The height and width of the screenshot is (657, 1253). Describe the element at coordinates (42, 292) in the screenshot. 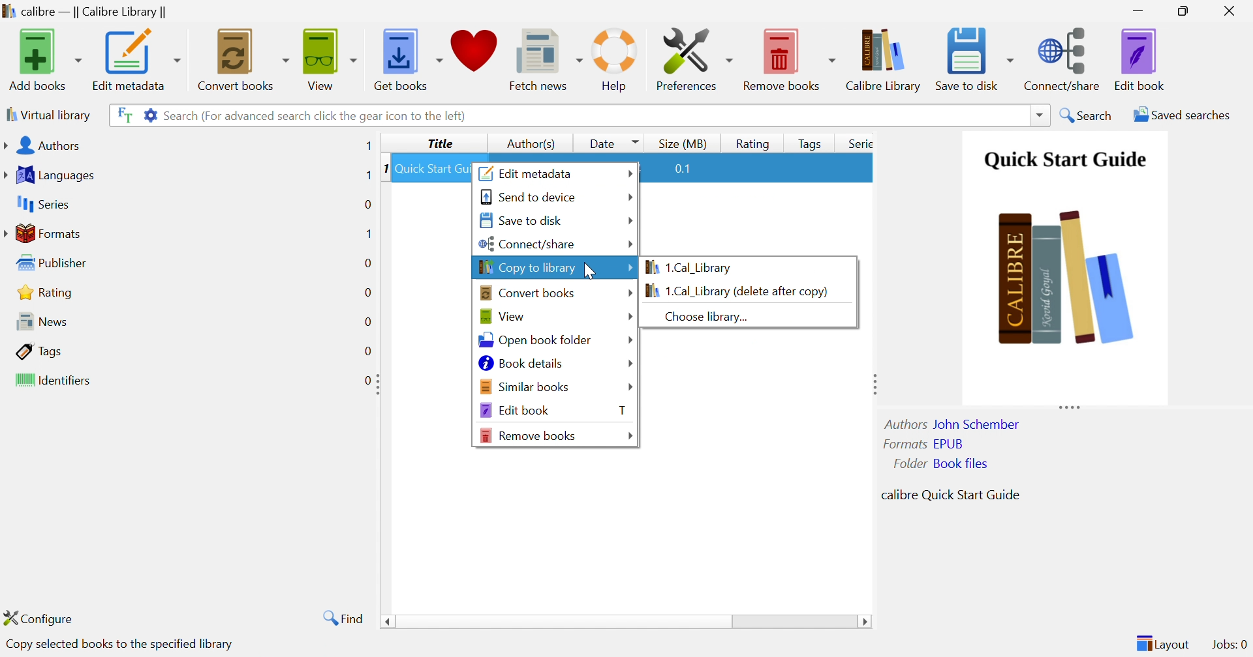

I see `Rating` at that location.